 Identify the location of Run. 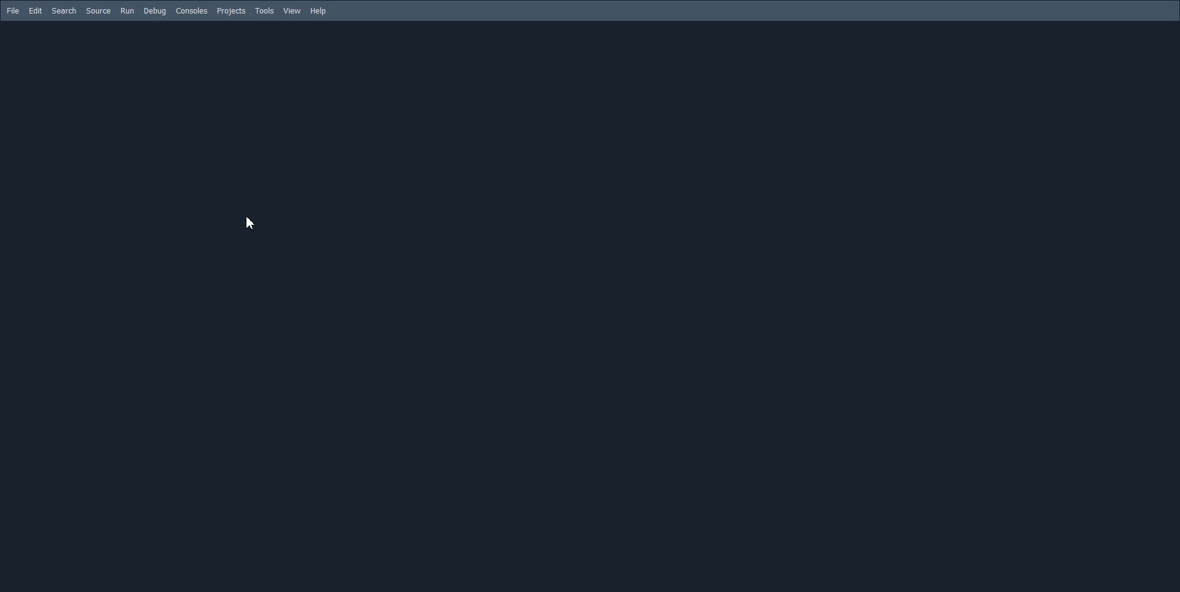
(127, 11).